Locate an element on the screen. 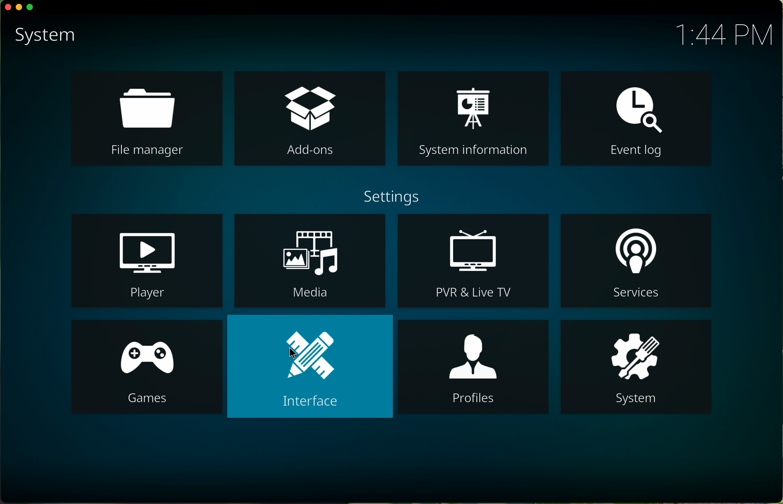  hour is located at coordinates (723, 36).